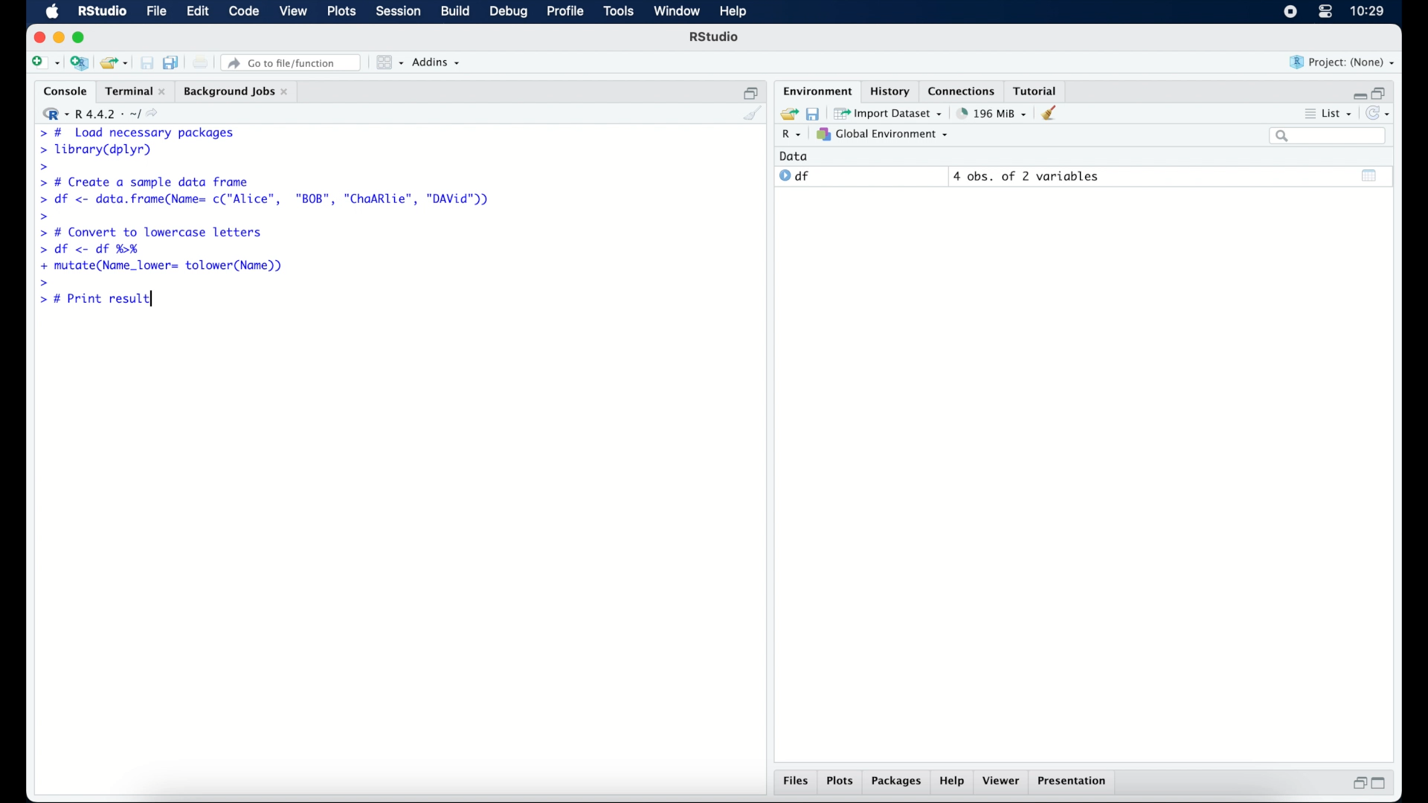 The image size is (1428, 803). Describe the element at coordinates (890, 112) in the screenshot. I see `import dataset` at that location.